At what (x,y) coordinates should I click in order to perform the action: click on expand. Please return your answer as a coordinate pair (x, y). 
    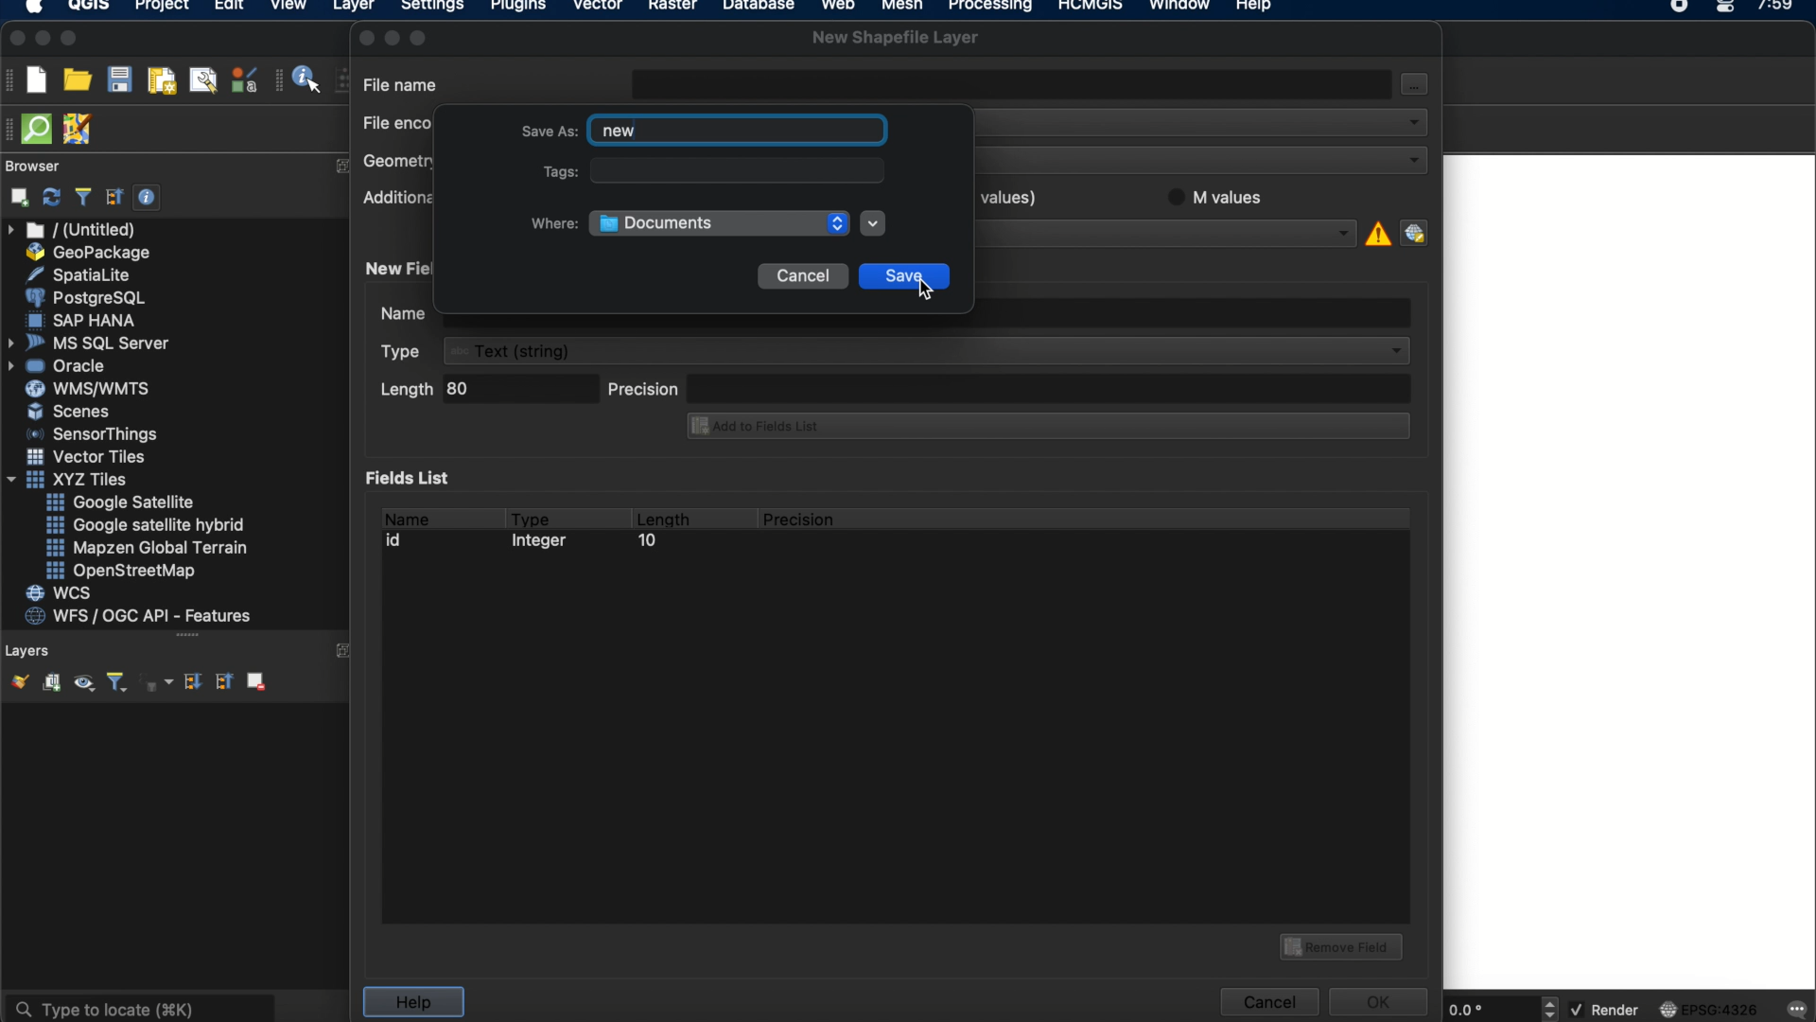
    Looking at the image, I should click on (341, 167).